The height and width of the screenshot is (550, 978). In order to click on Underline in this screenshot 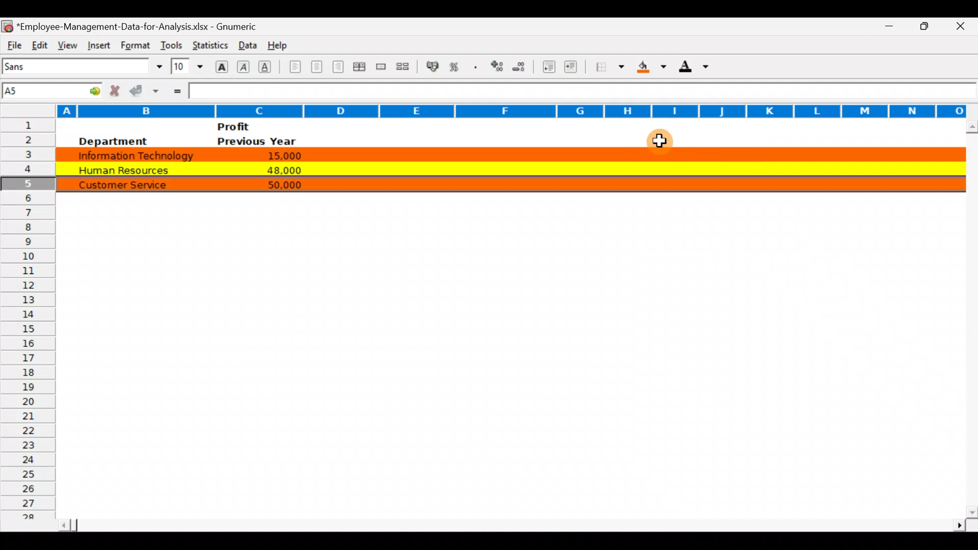, I will do `click(268, 66)`.